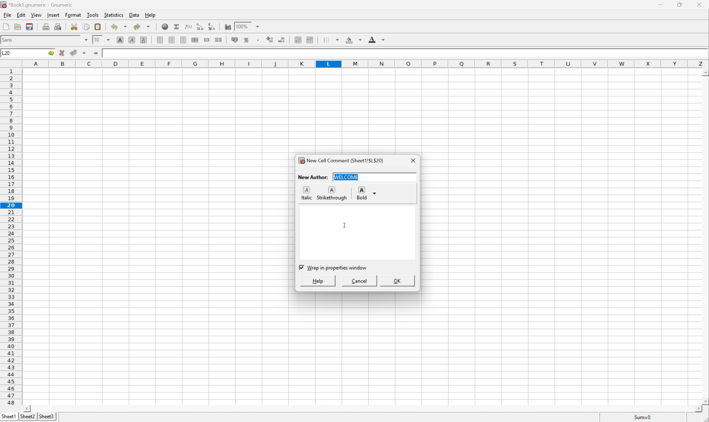  I want to click on Help, so click(316, 281).